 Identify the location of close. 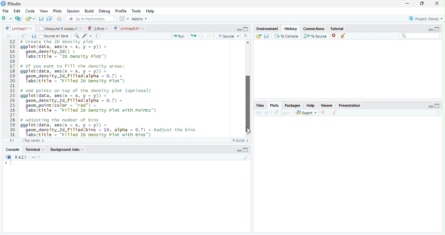
(108, 28).